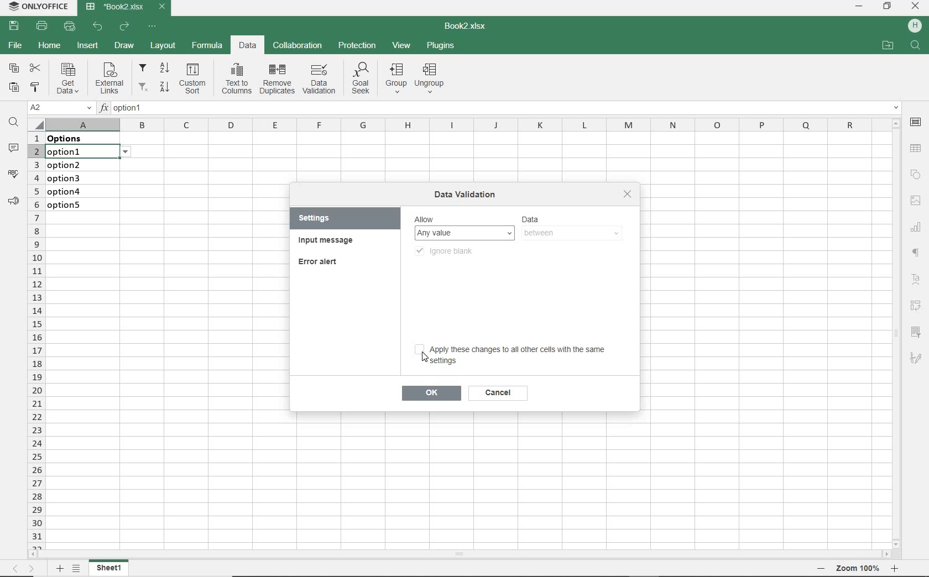 The width and height of the screenshot is (929, 577). What do you see at coordinates (36, 123) in the screenshot?
I see `Select all` at bounding box center [36, 123].